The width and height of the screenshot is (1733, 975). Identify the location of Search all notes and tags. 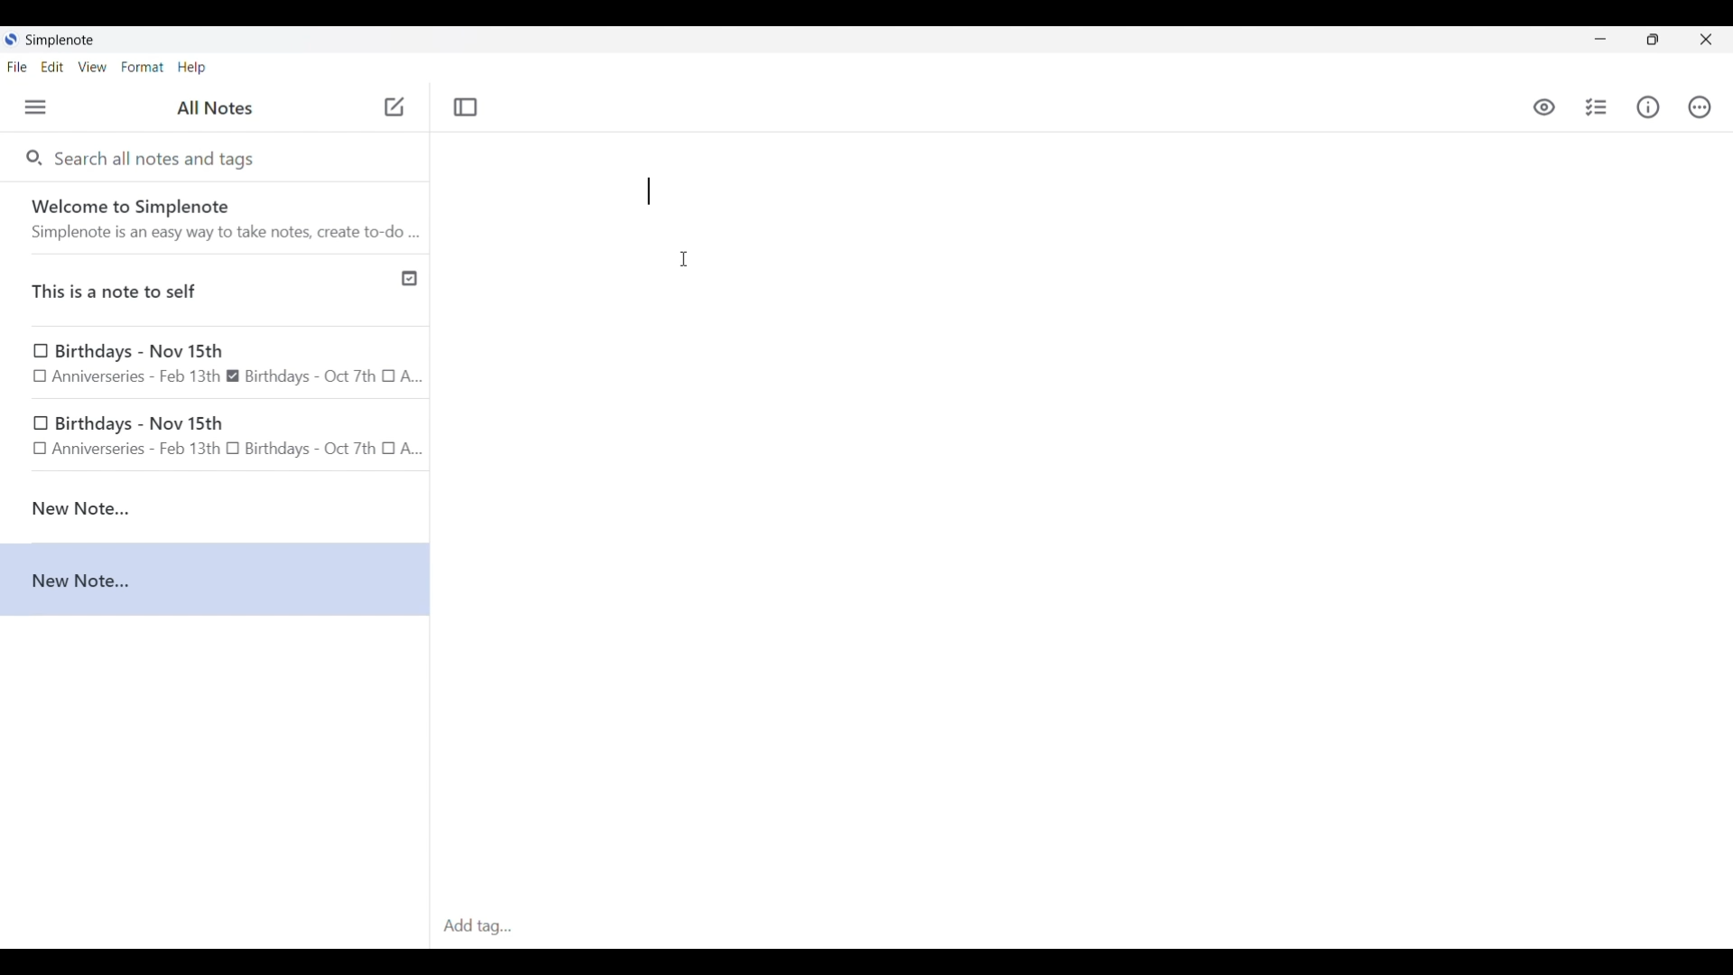
(159, 157).